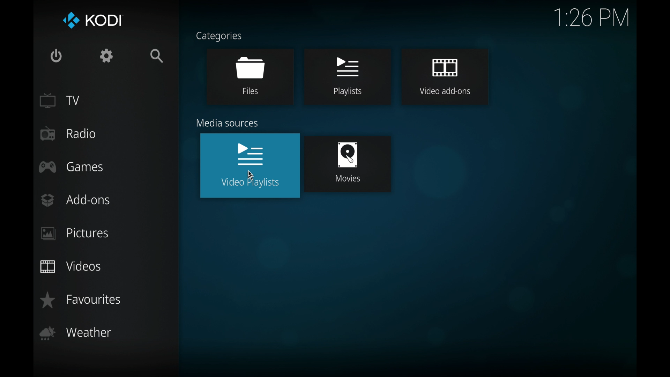 This screenshot has width=670, height=377. What do you see at coordinates (69, 134) in the screenshot?
I see `radio` at bounding box center [69, 134].